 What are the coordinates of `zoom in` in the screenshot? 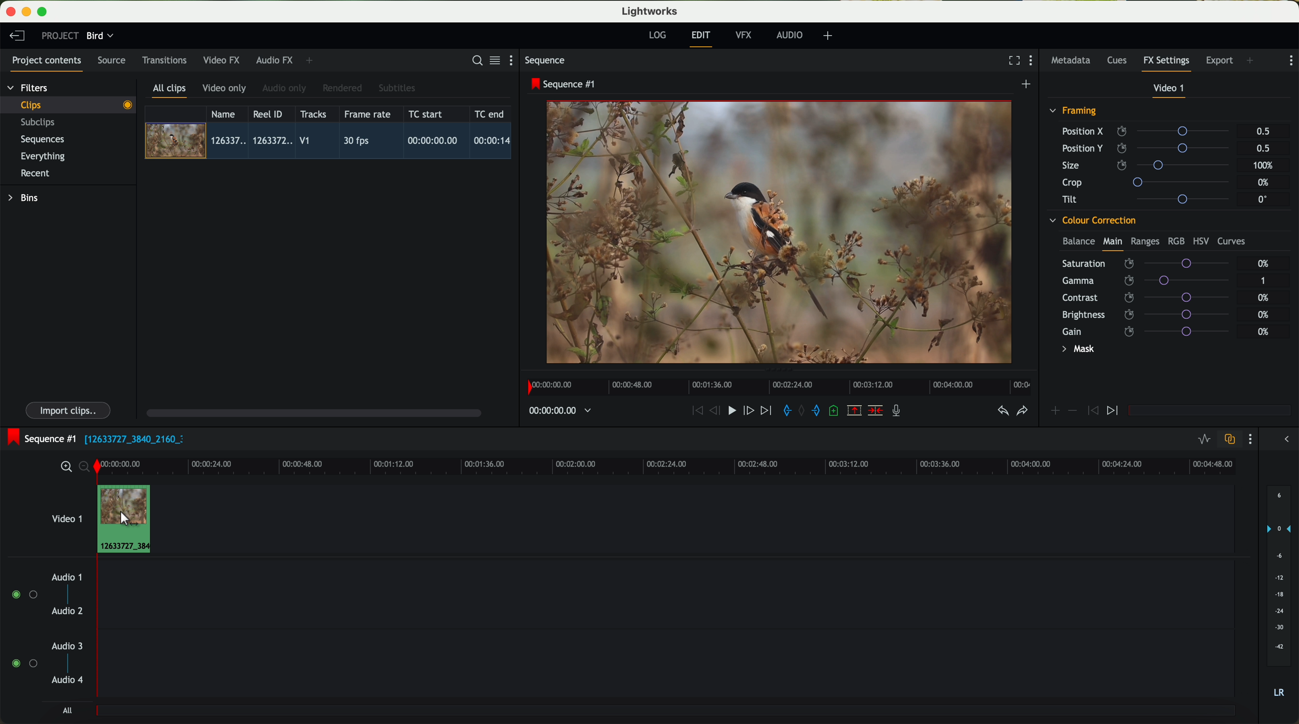 It's located at (65, 467).